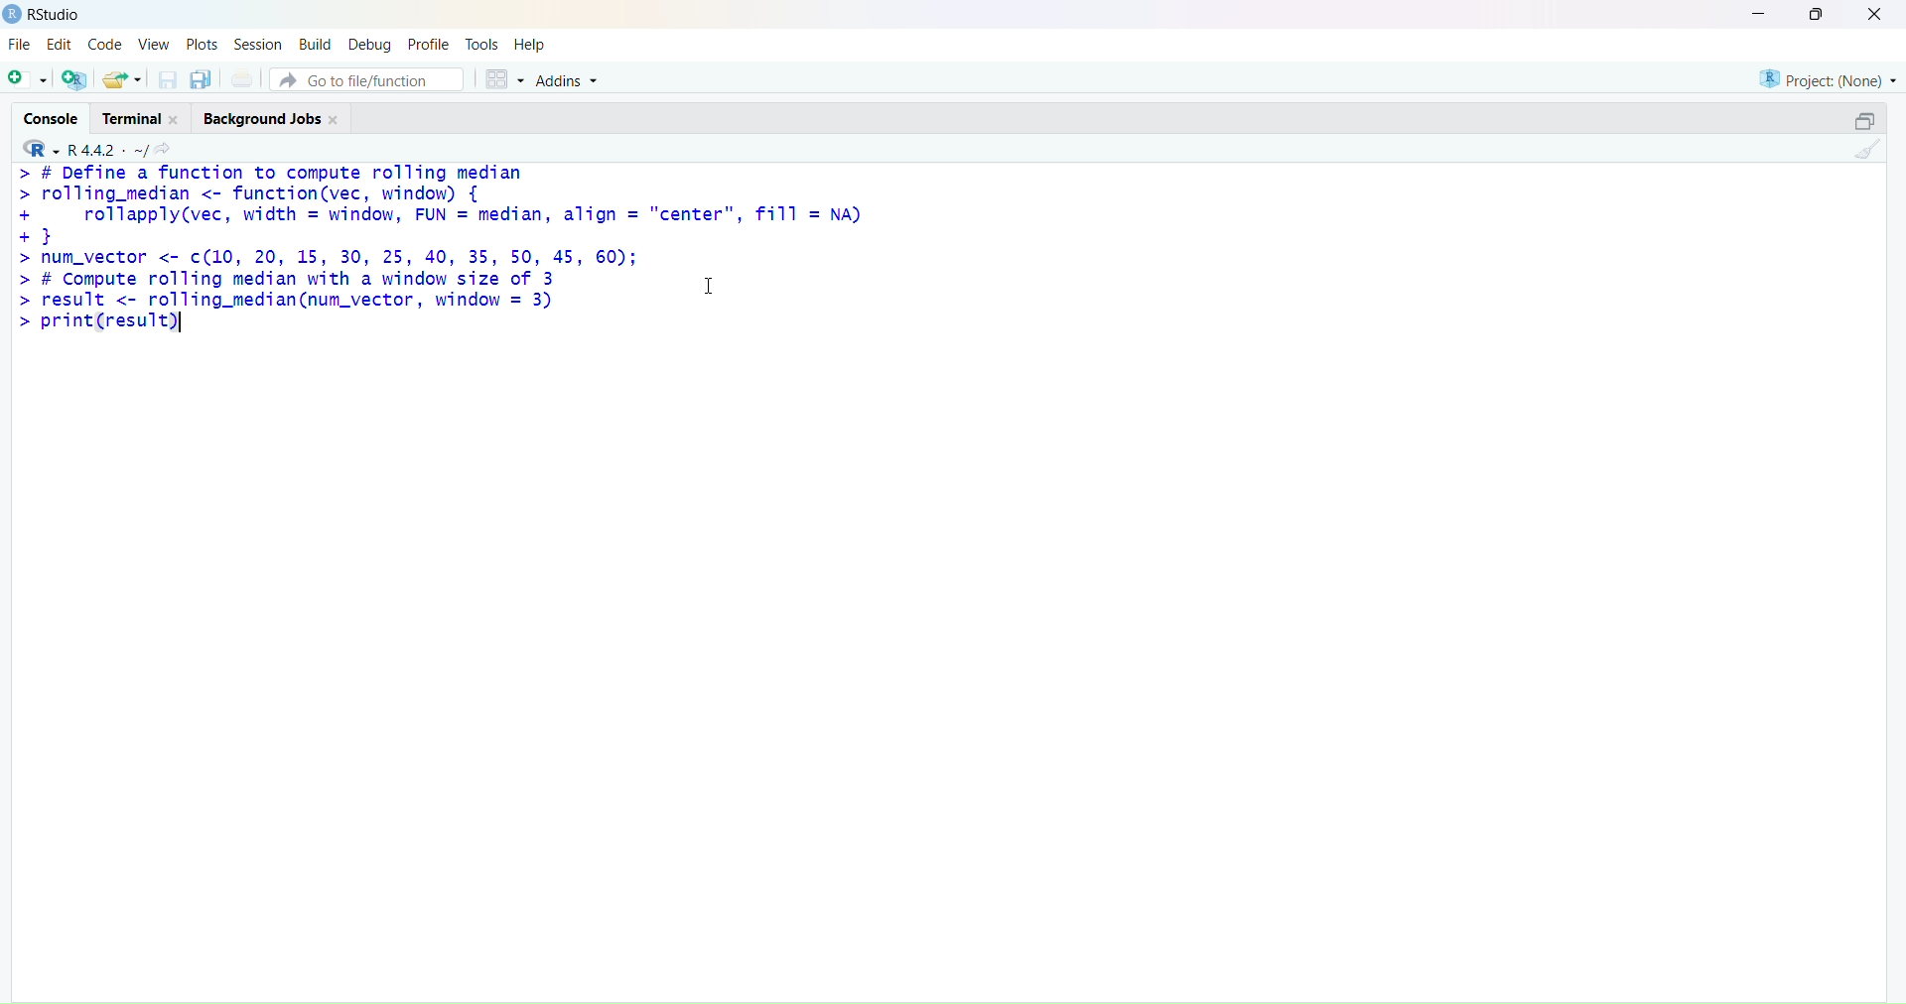 This screenshot has width=1906, height=1004. I want to click on add file as, so click(28, 79).